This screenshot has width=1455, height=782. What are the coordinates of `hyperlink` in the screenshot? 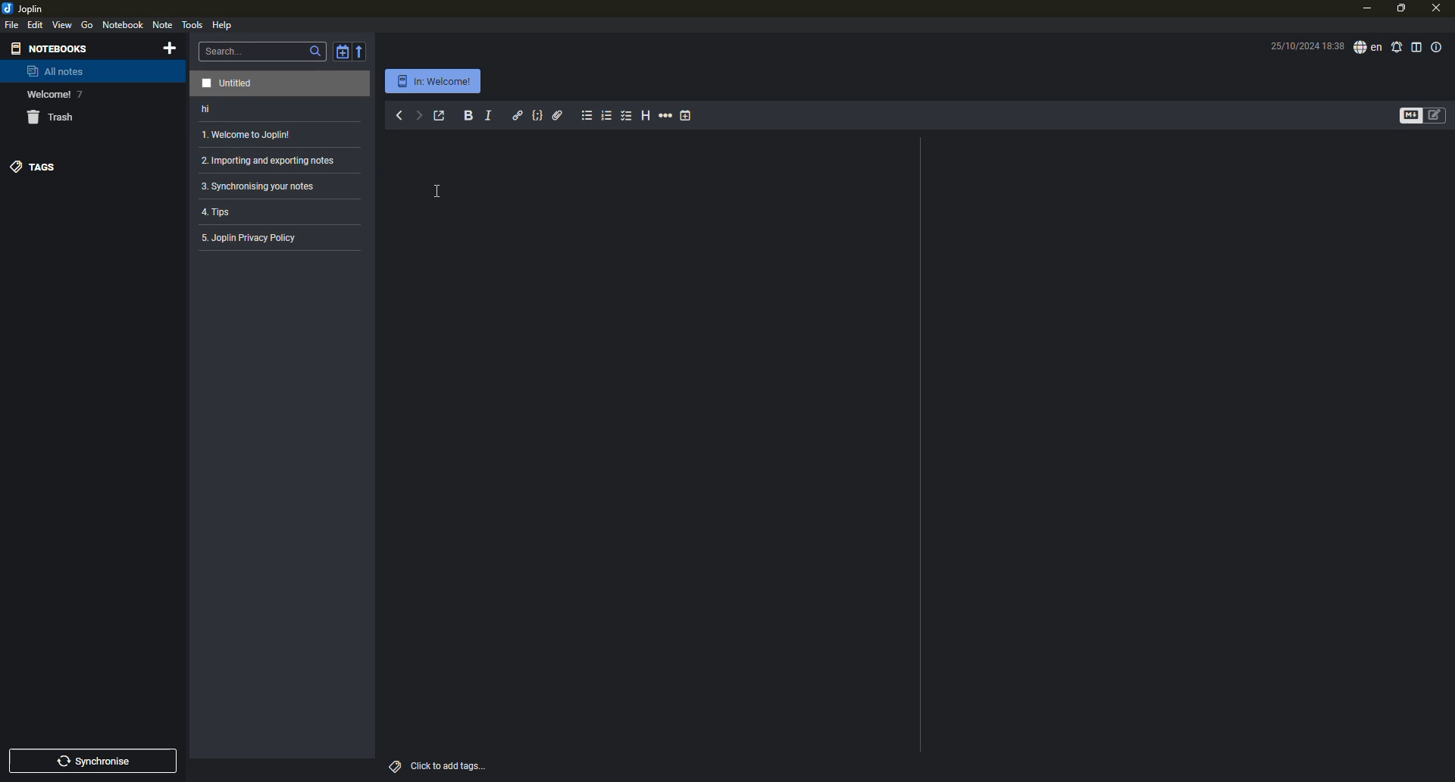 It's located at (517, 114).